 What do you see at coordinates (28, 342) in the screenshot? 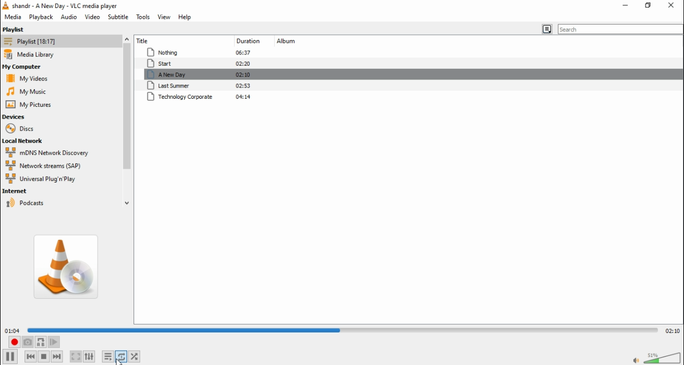
I see `take a snapshot` at bounding box center [28, 342].